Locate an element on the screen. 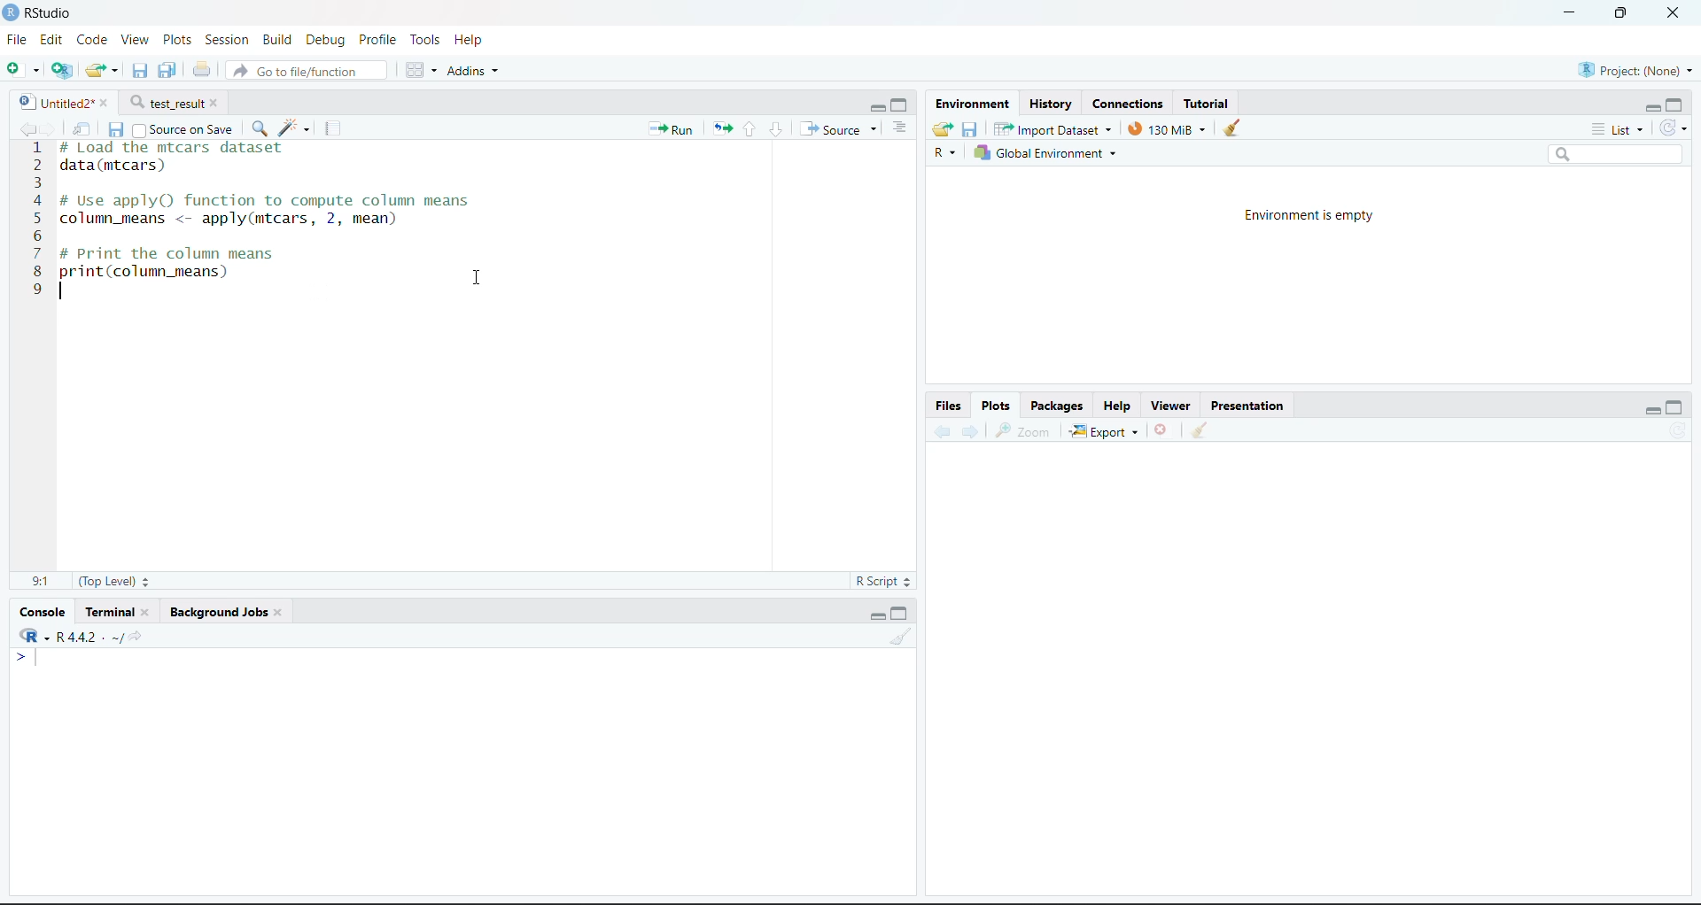 The image size is (1701, 905). Load workspace is located at coordinates (940, 130).